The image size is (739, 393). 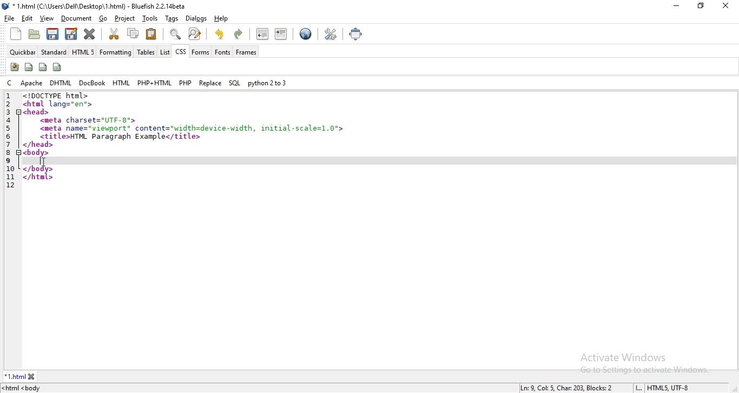 What do you see at coordinates (17, 34) in the screenshot?
I see `new file` at bounding box center [17, 34].